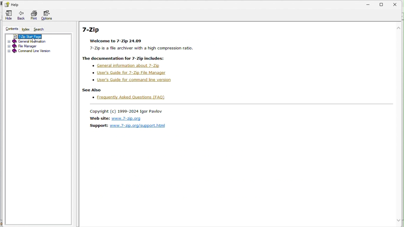 Image resolution: width=404 pixels, height=227 pixels. I want to click on Command line version, so click(36, 52).